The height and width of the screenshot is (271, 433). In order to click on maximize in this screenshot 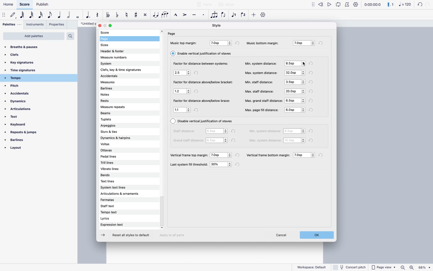, I will do `click(111, 26)`.